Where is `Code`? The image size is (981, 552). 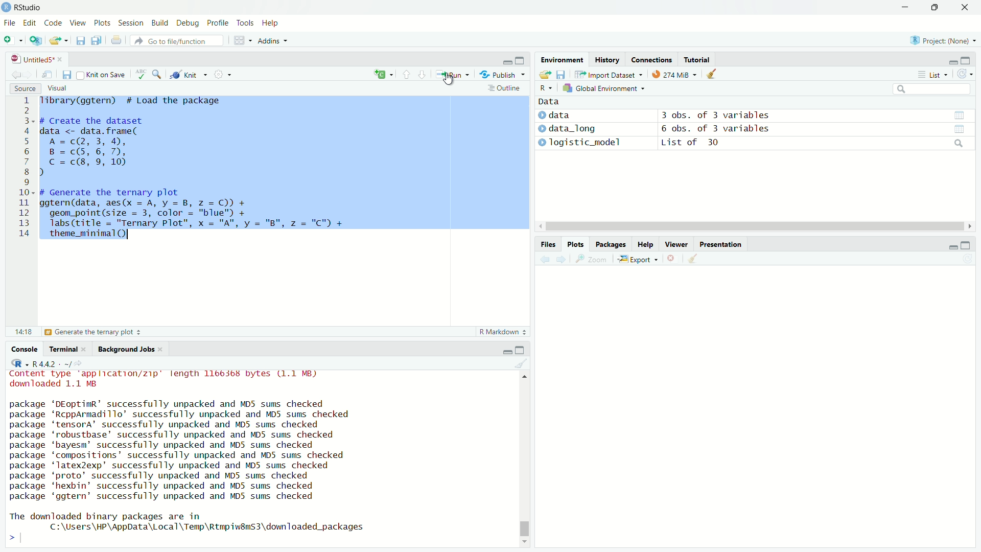
Code is located at coordinates (51, 23).